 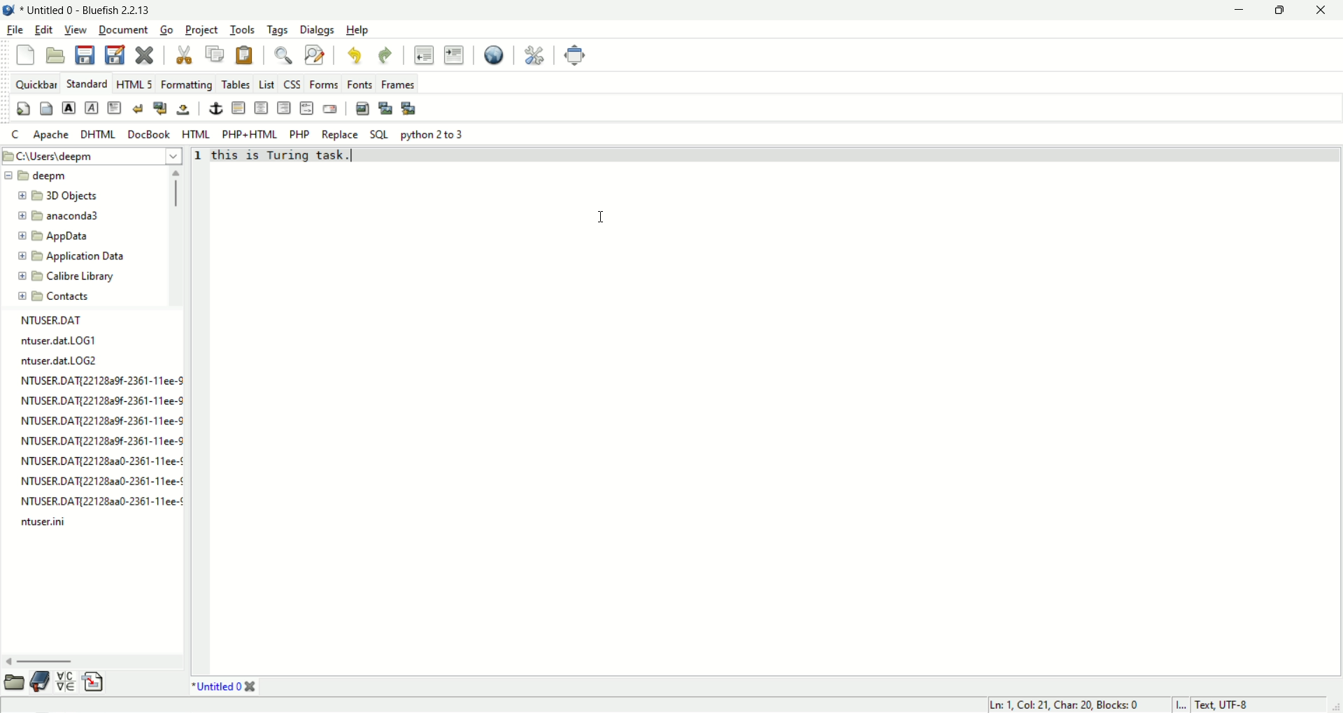 What do you see at coordinates (383, 55) in the screenshot?
I see `redo` at bounding box center [383, 55].